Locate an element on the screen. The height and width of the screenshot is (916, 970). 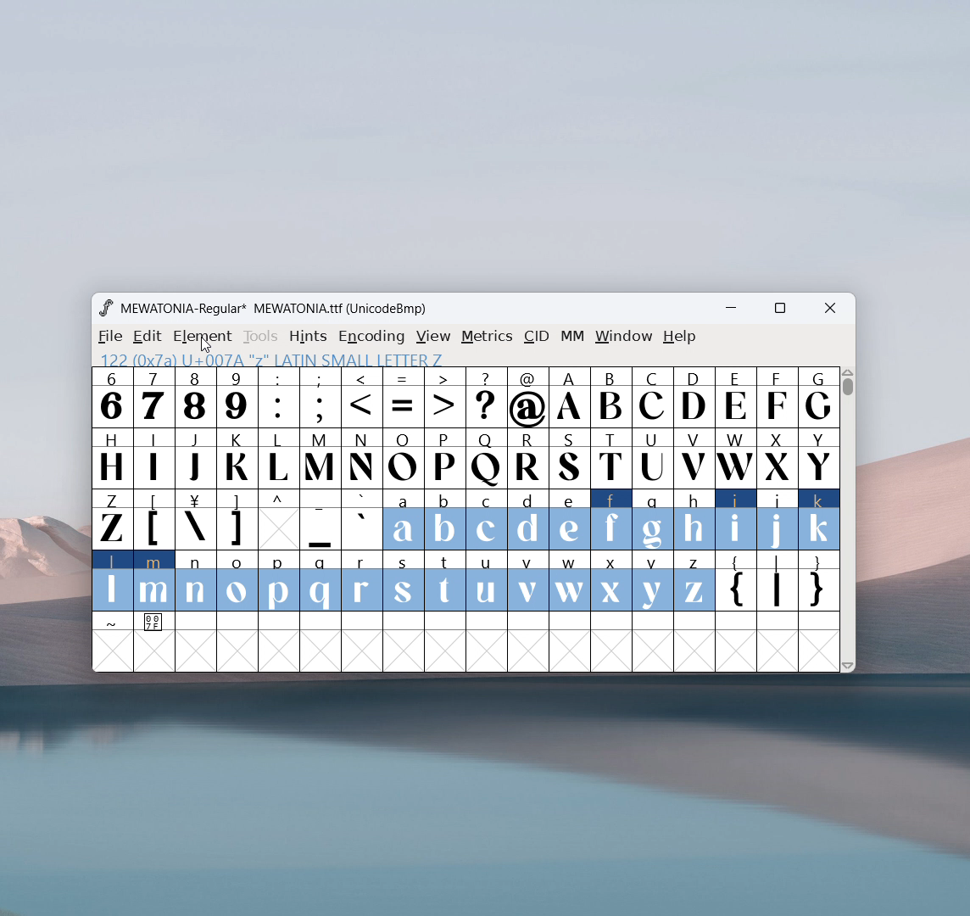
MM is located at coordinates (573, 338).